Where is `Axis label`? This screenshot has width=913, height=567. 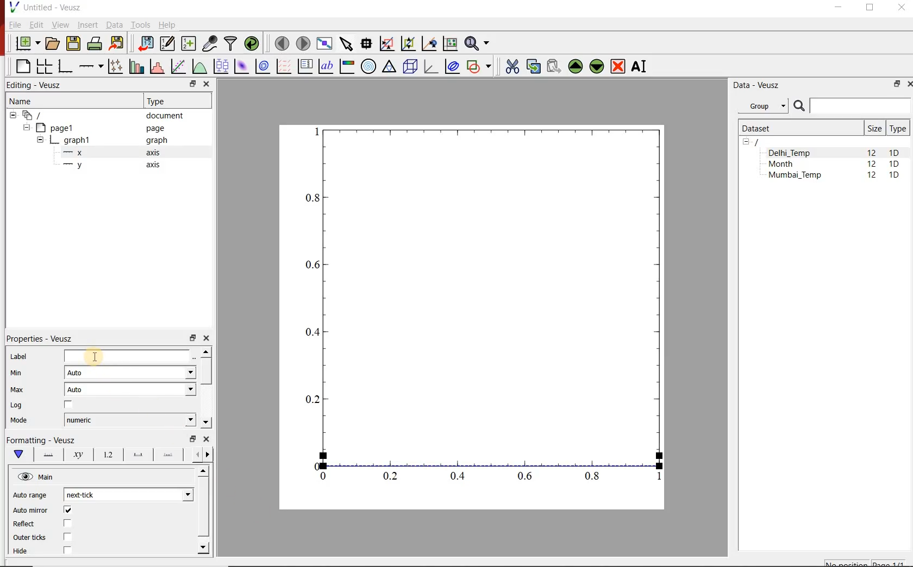 Axis label is located at coordinates (76, 455).